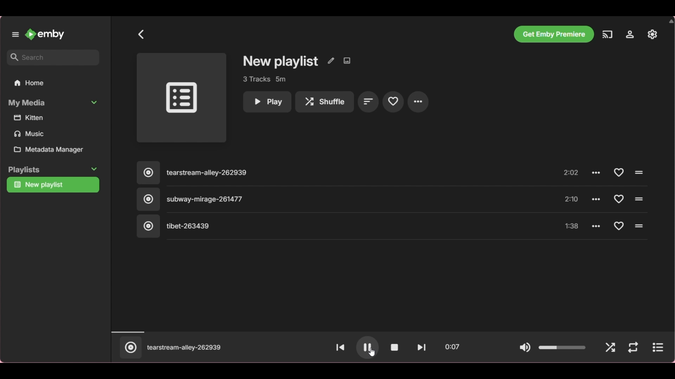 This screenshot has width=675, height=379. Describe the element at coordinates (525, 348) in the screenshot. I see `Mute` at that location.